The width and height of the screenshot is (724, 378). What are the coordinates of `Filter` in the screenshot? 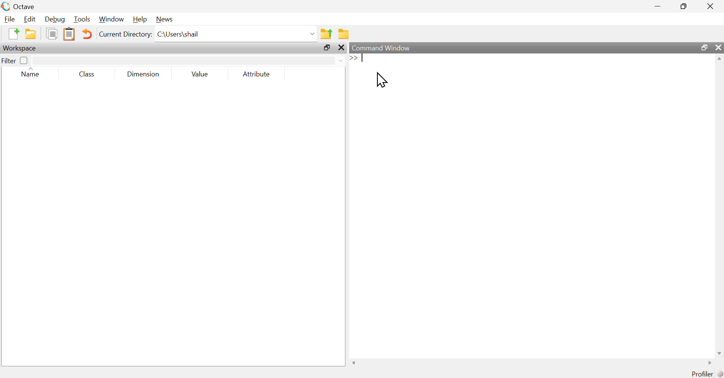 It's located at (15, 60).